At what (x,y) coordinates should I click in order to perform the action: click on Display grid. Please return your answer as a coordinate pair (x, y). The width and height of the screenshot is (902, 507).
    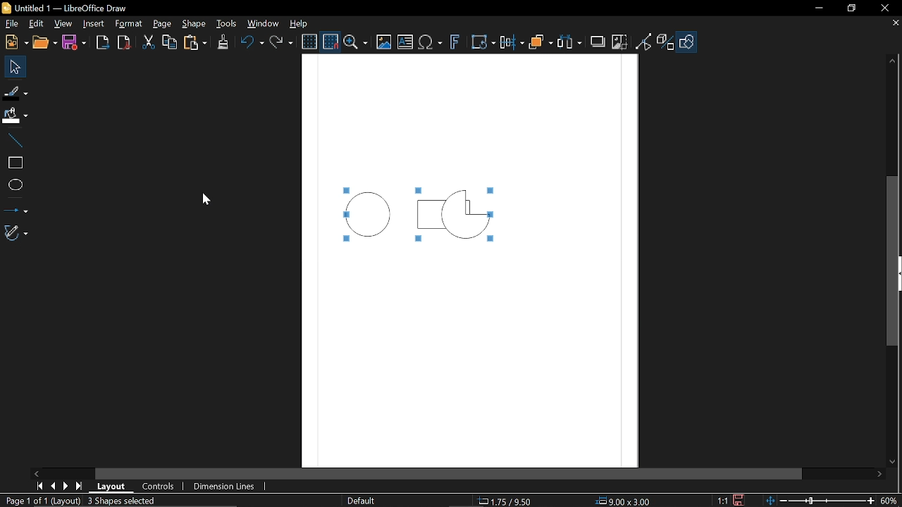
    Looking at the image, I should click on (309, 42).